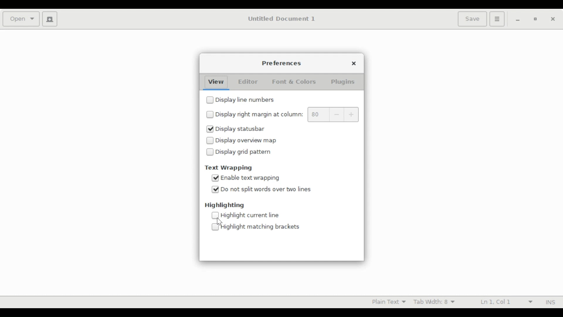 This screenshot has height=317, width=563. I want to click on Editor, so click(249, 82).